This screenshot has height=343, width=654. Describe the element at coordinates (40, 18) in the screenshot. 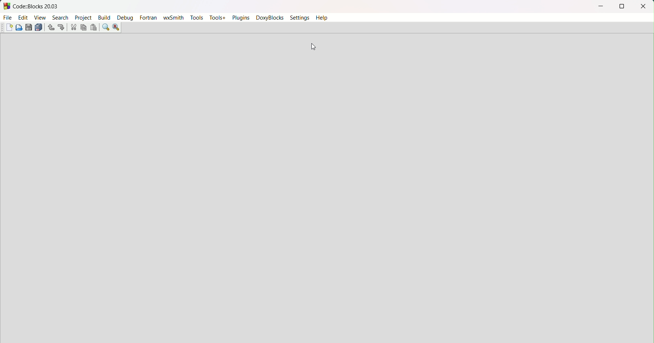

I see `view` at that location.